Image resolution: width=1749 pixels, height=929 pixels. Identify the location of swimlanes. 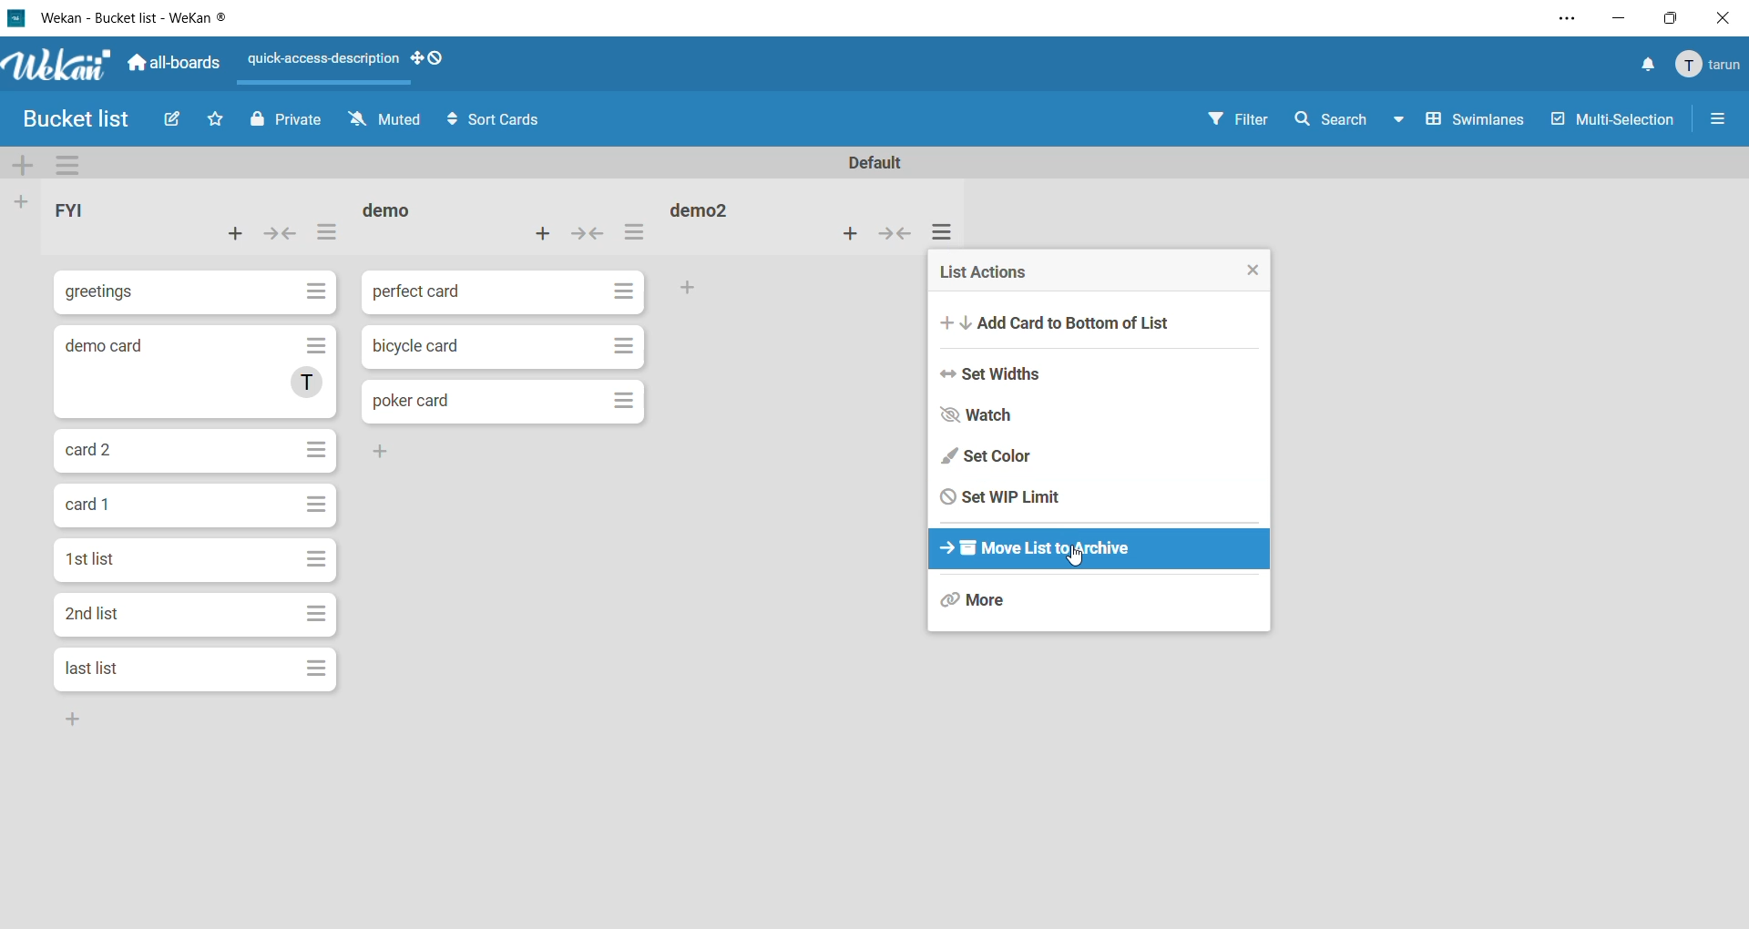
(1477, 121).